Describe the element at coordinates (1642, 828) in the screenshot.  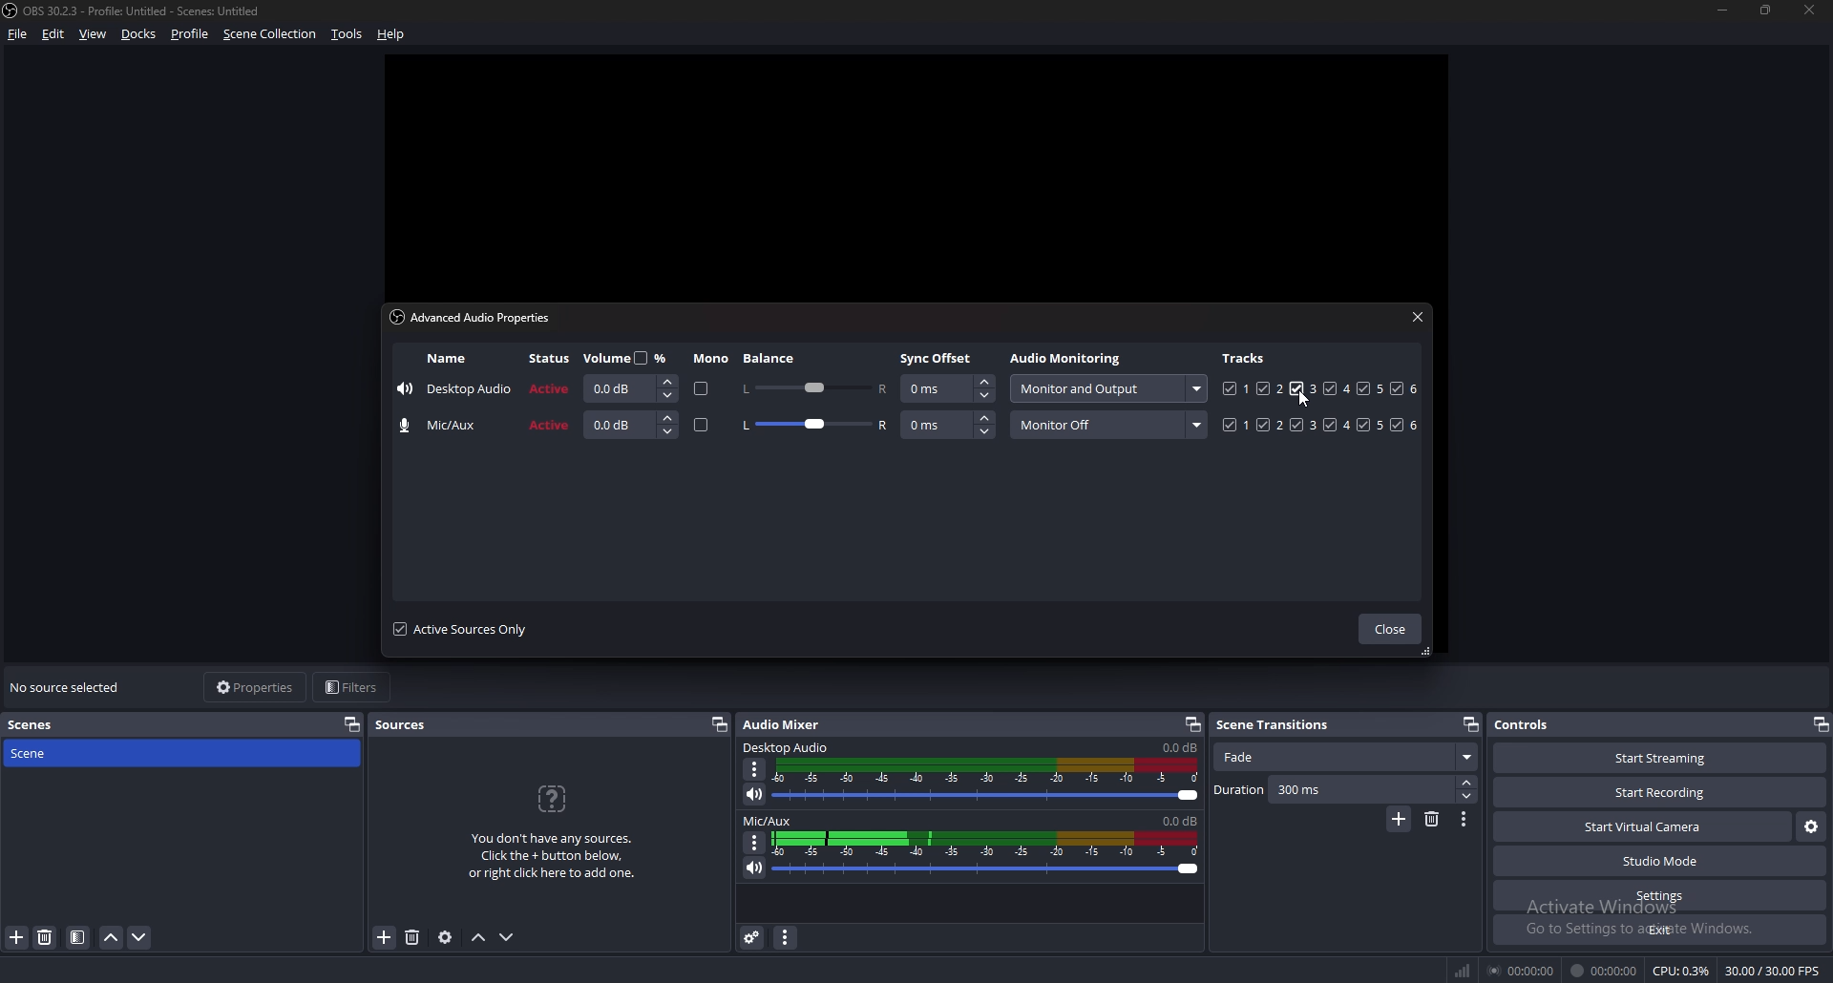
I see `start virtual camera` at that location.